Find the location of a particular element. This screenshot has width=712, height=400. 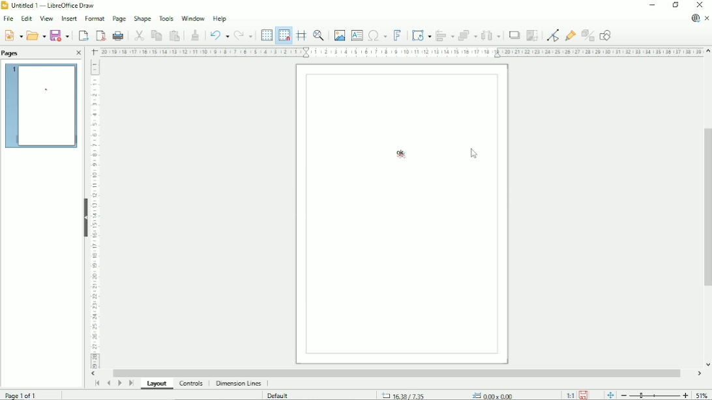

Insert image is located at coordinates (338, 35).